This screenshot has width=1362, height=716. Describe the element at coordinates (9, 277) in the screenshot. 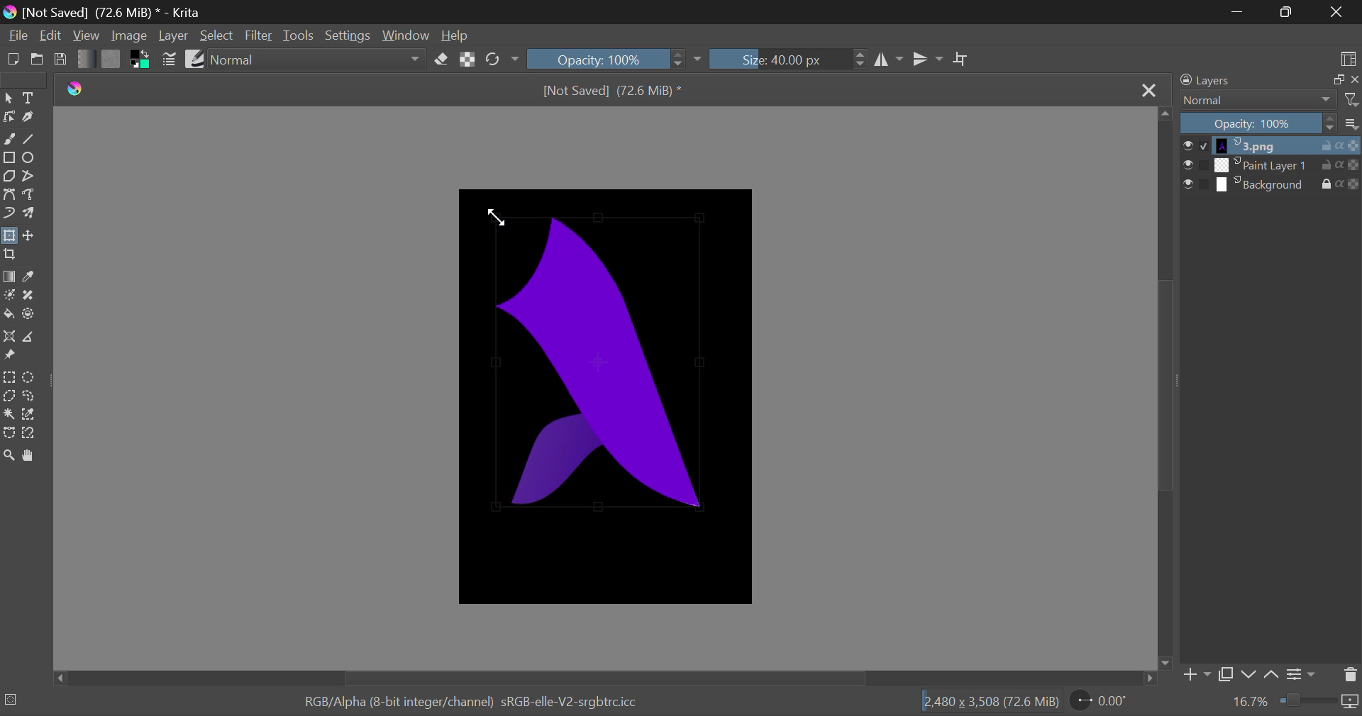

I see `Gradient Fill` at that location.